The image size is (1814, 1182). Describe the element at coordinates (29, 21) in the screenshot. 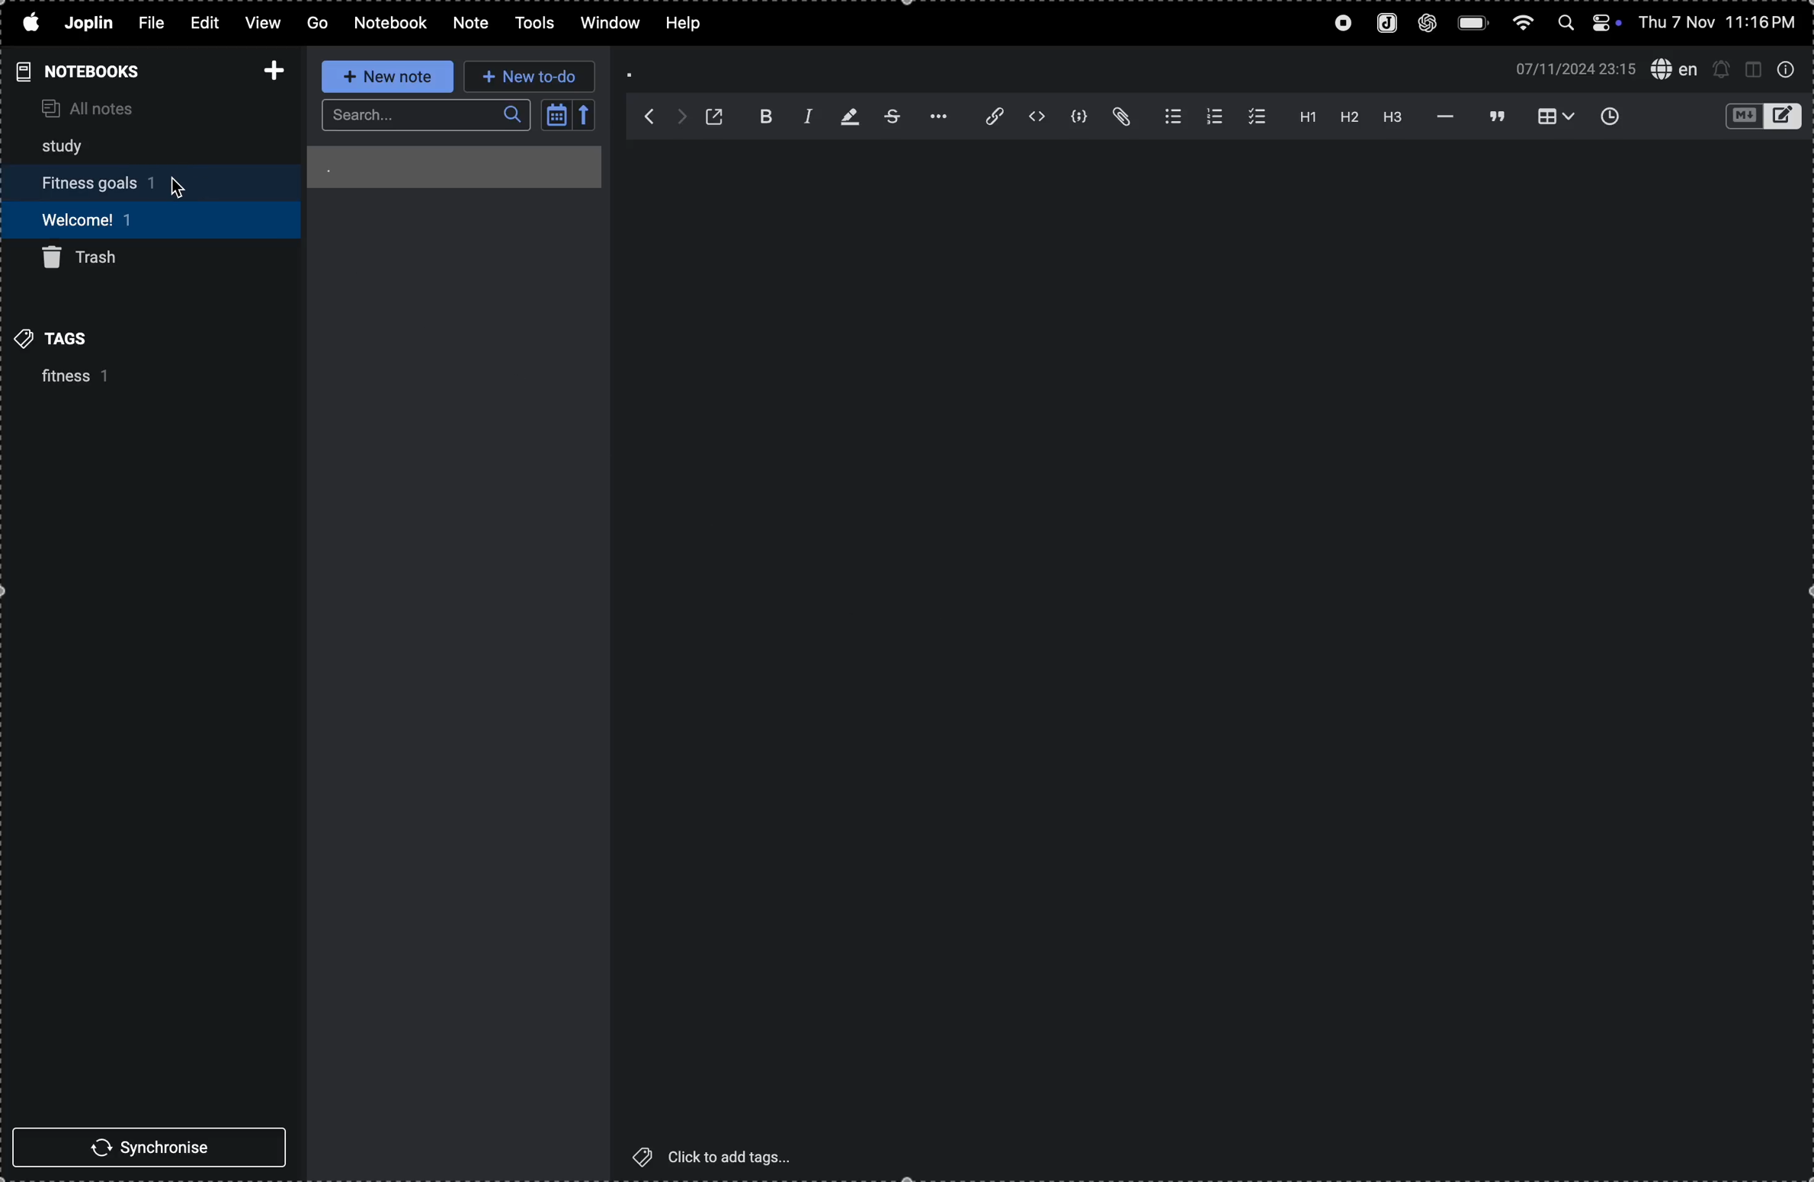

I see `apple logo` at that location.